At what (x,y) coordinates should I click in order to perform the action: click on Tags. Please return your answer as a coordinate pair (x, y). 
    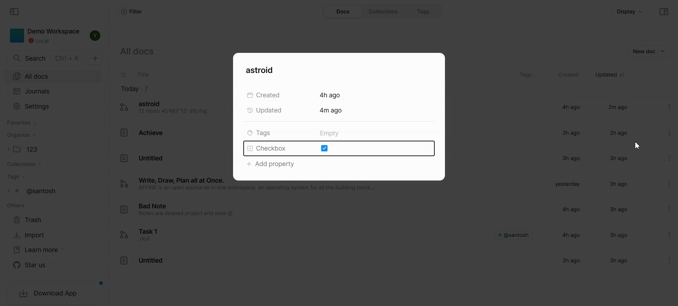
    Looking at the image, I should click on (525, 75).